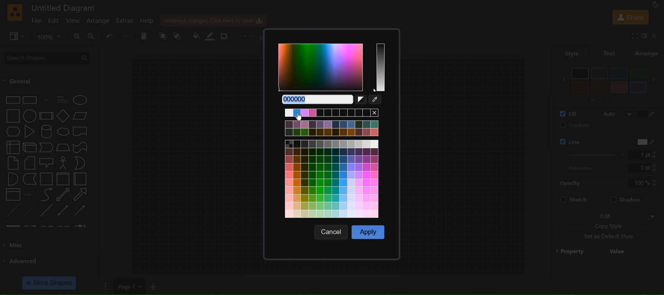  I want to click on color, so click(377, 100).